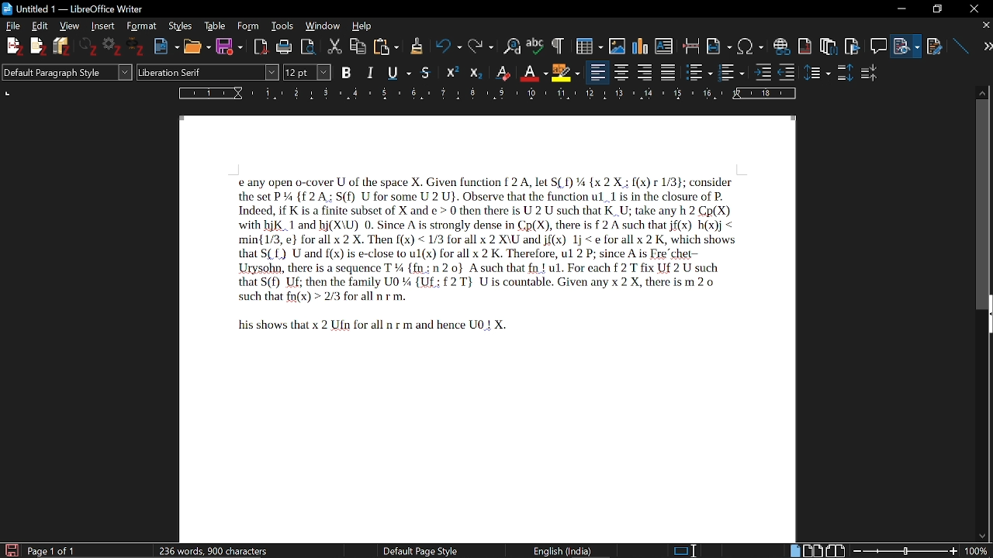  What do you see at coordinates (844, 72) in the screenshot?
I see `increase paragraph space` at bounding box center [844, 72].